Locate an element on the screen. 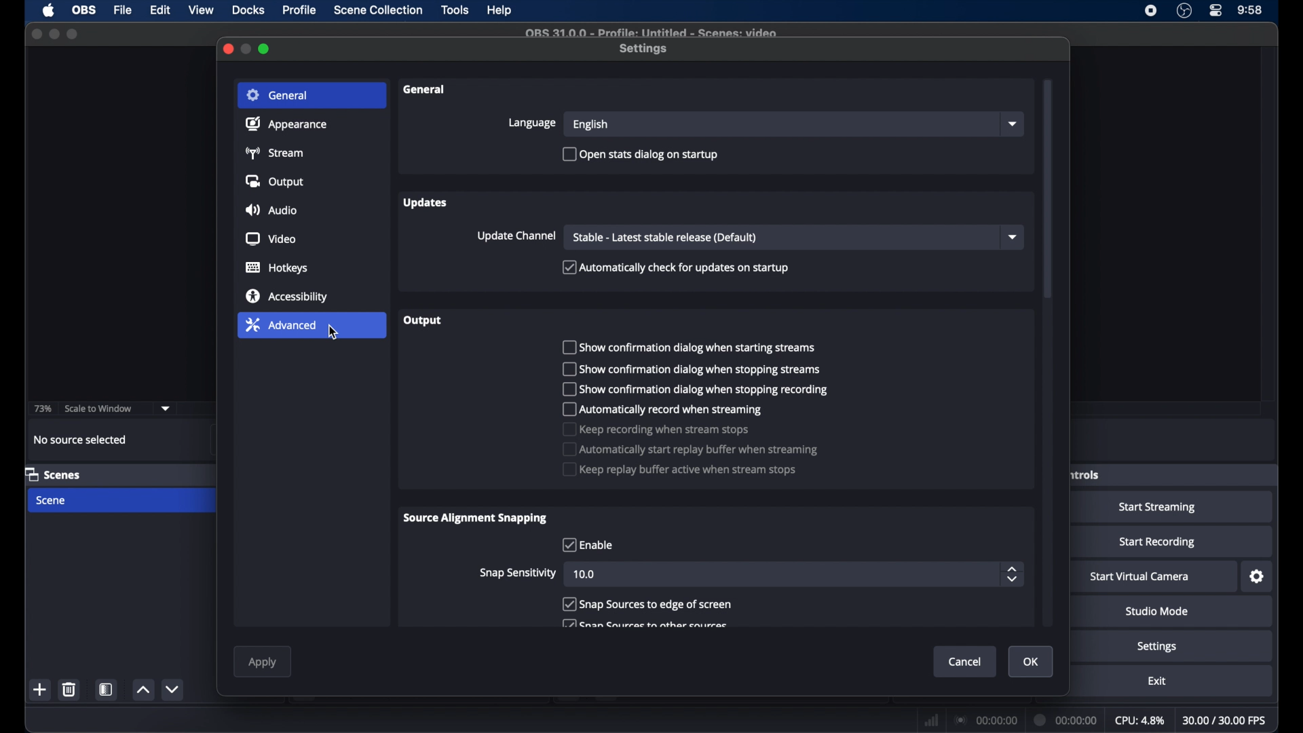 The height and width of the screenshot is (733, 1303). duration is located at coordinates (1066, 720).